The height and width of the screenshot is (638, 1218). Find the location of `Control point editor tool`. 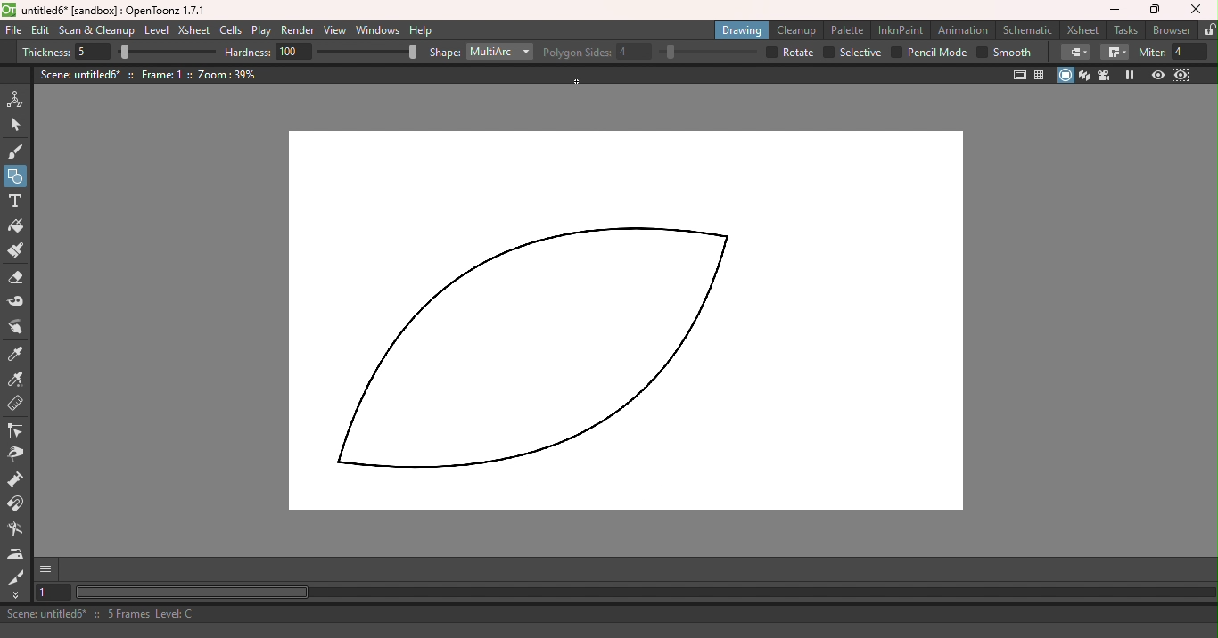

Control point editor tool is located at coordinates (19, 432).